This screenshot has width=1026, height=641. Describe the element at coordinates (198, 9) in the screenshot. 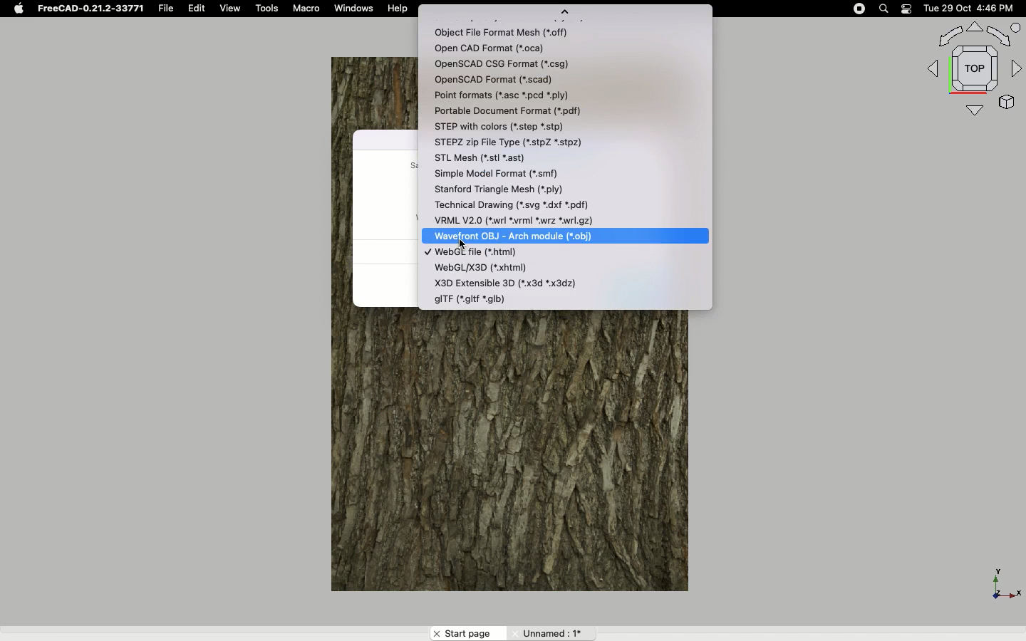

I see `Edit` at that location.